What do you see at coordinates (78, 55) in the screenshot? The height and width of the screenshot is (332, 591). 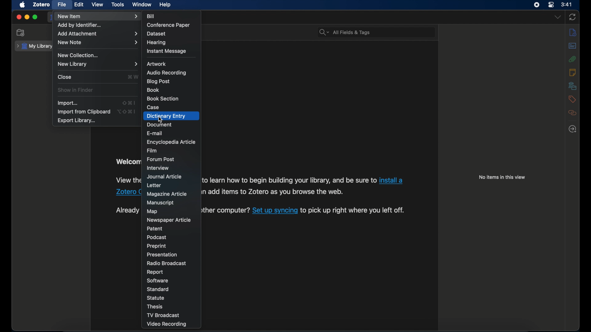 I see `new collection` at bounding box center [78, 55].